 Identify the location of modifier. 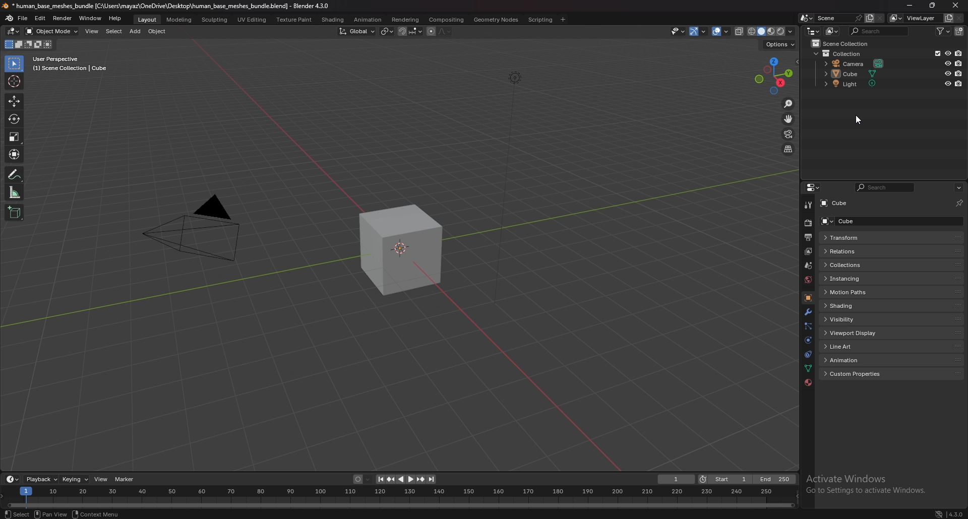
(808, 313).